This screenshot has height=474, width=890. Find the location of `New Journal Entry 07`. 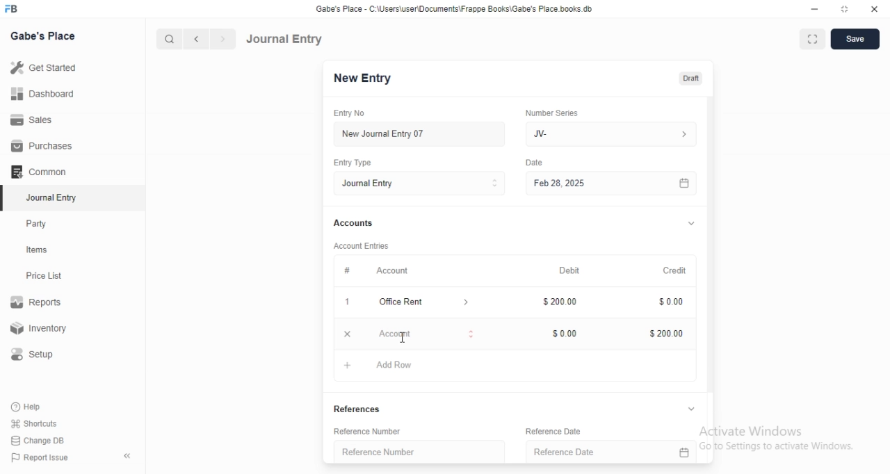

New Journal Entry 07 is located at coordinates (382, 134).